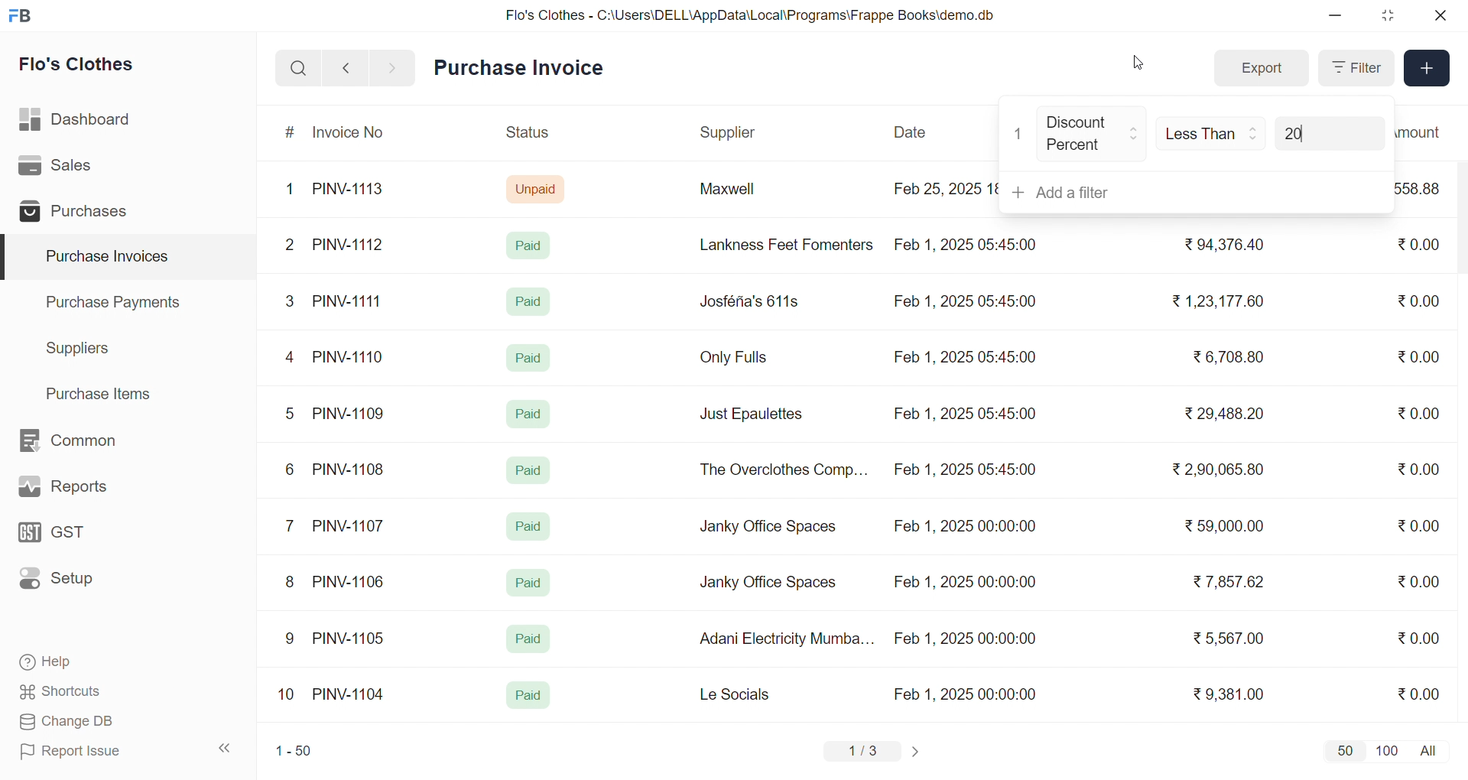 The image size is (1468, 780). Describe the element at coordinates (963, 303) in the screenshot. I see `Feb 1, 2025 05:45:00` at that location.